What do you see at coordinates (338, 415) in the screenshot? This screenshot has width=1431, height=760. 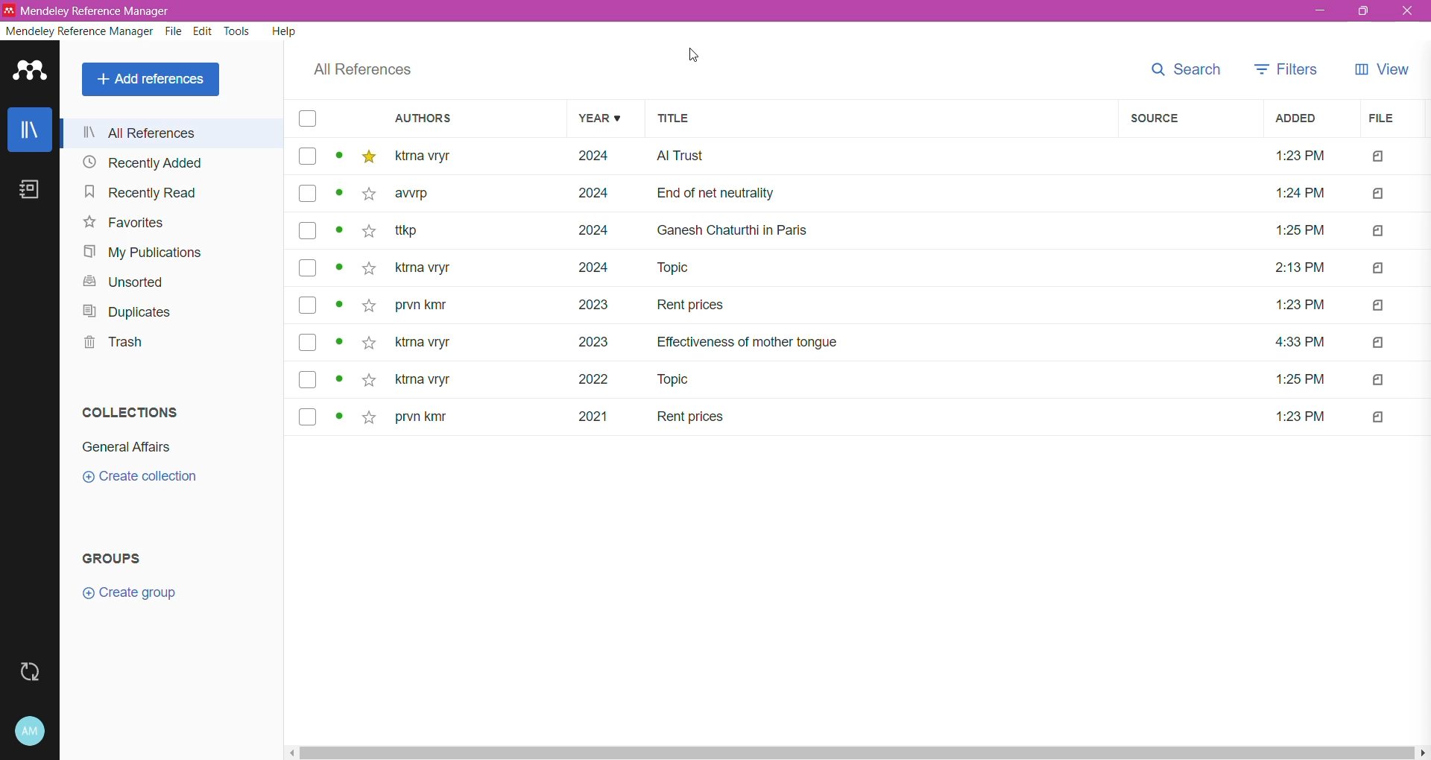 I see `unread` at bounding box center [338, 415].